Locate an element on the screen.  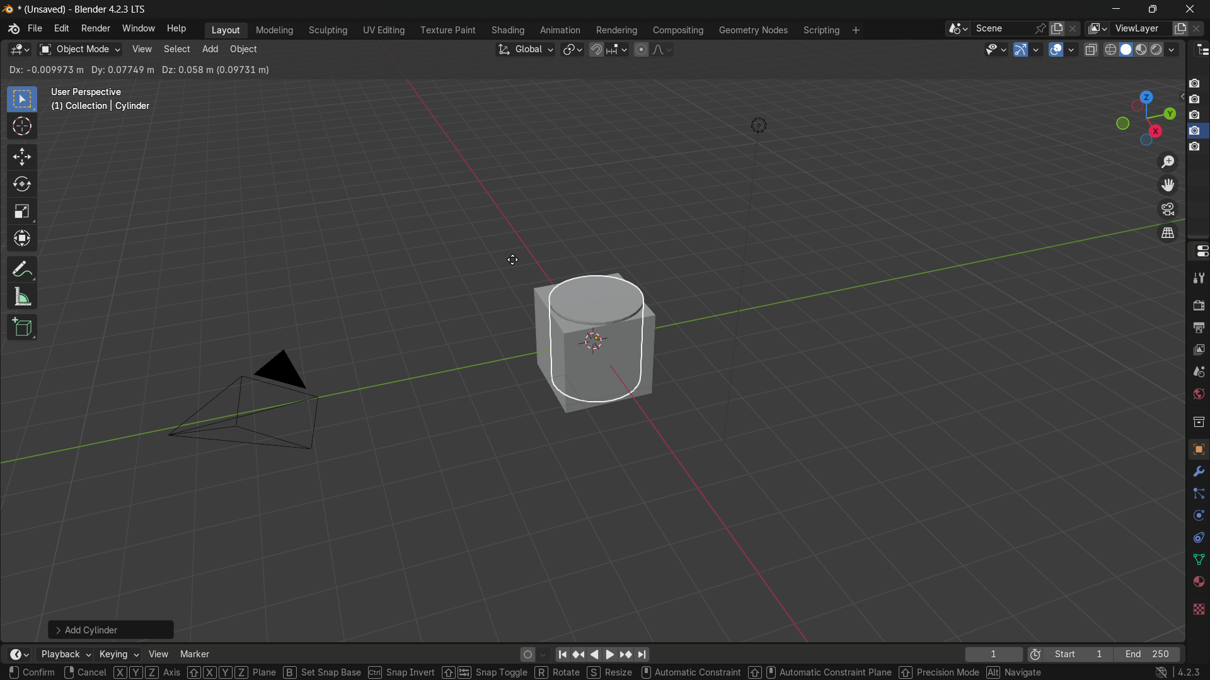
outliner is located at coordinates (1199, 50).